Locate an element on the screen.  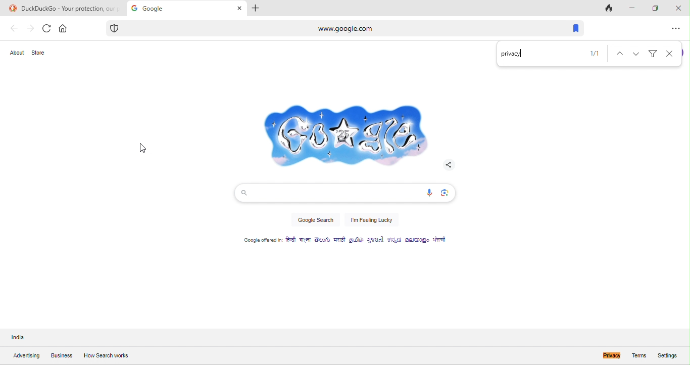
close is located at coordinates (671, 54).